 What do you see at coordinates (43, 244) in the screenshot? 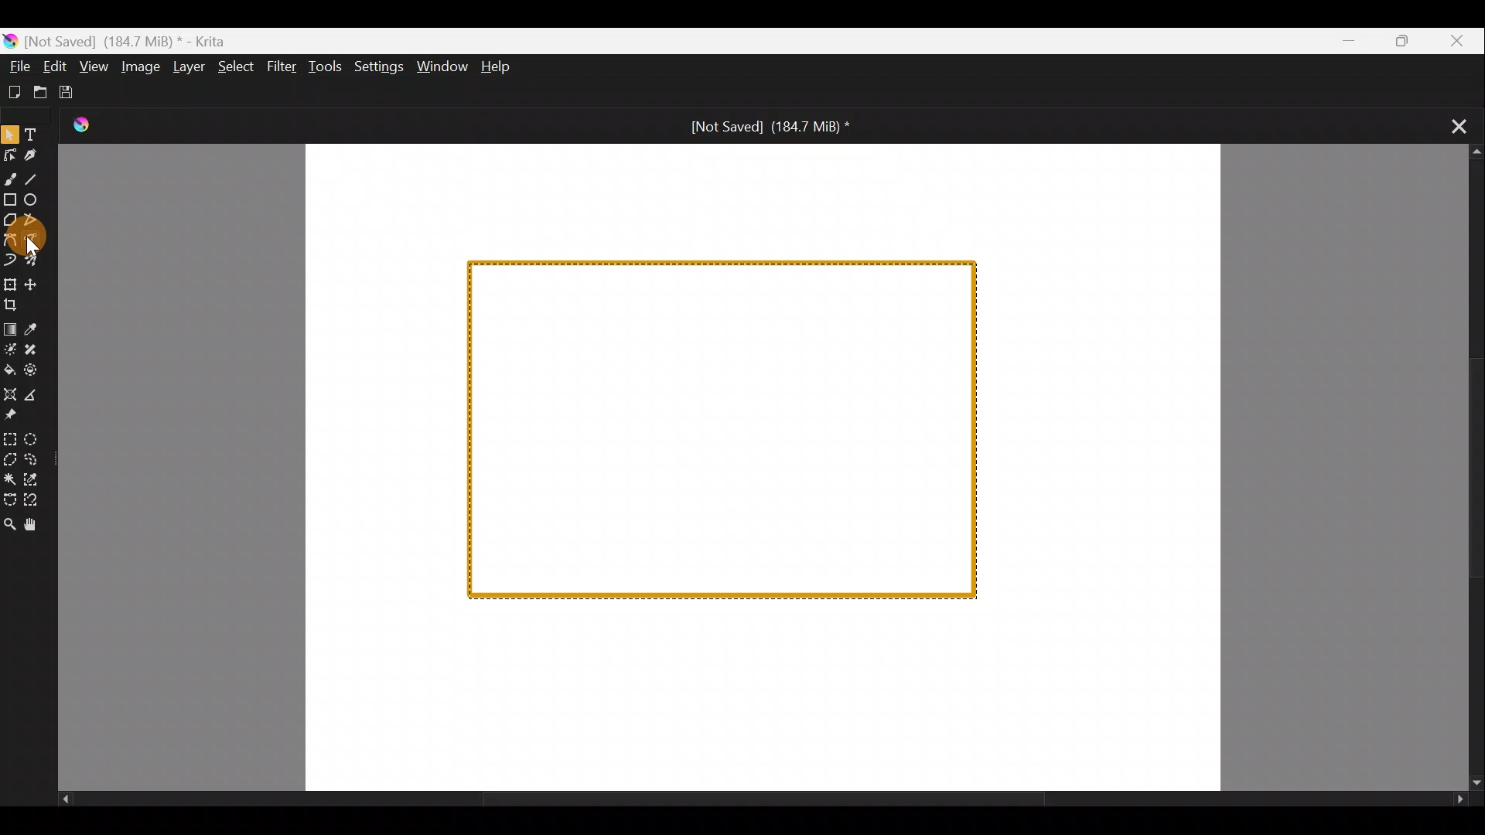
I see `Freehand path tool` at bounding box center [43, 244].